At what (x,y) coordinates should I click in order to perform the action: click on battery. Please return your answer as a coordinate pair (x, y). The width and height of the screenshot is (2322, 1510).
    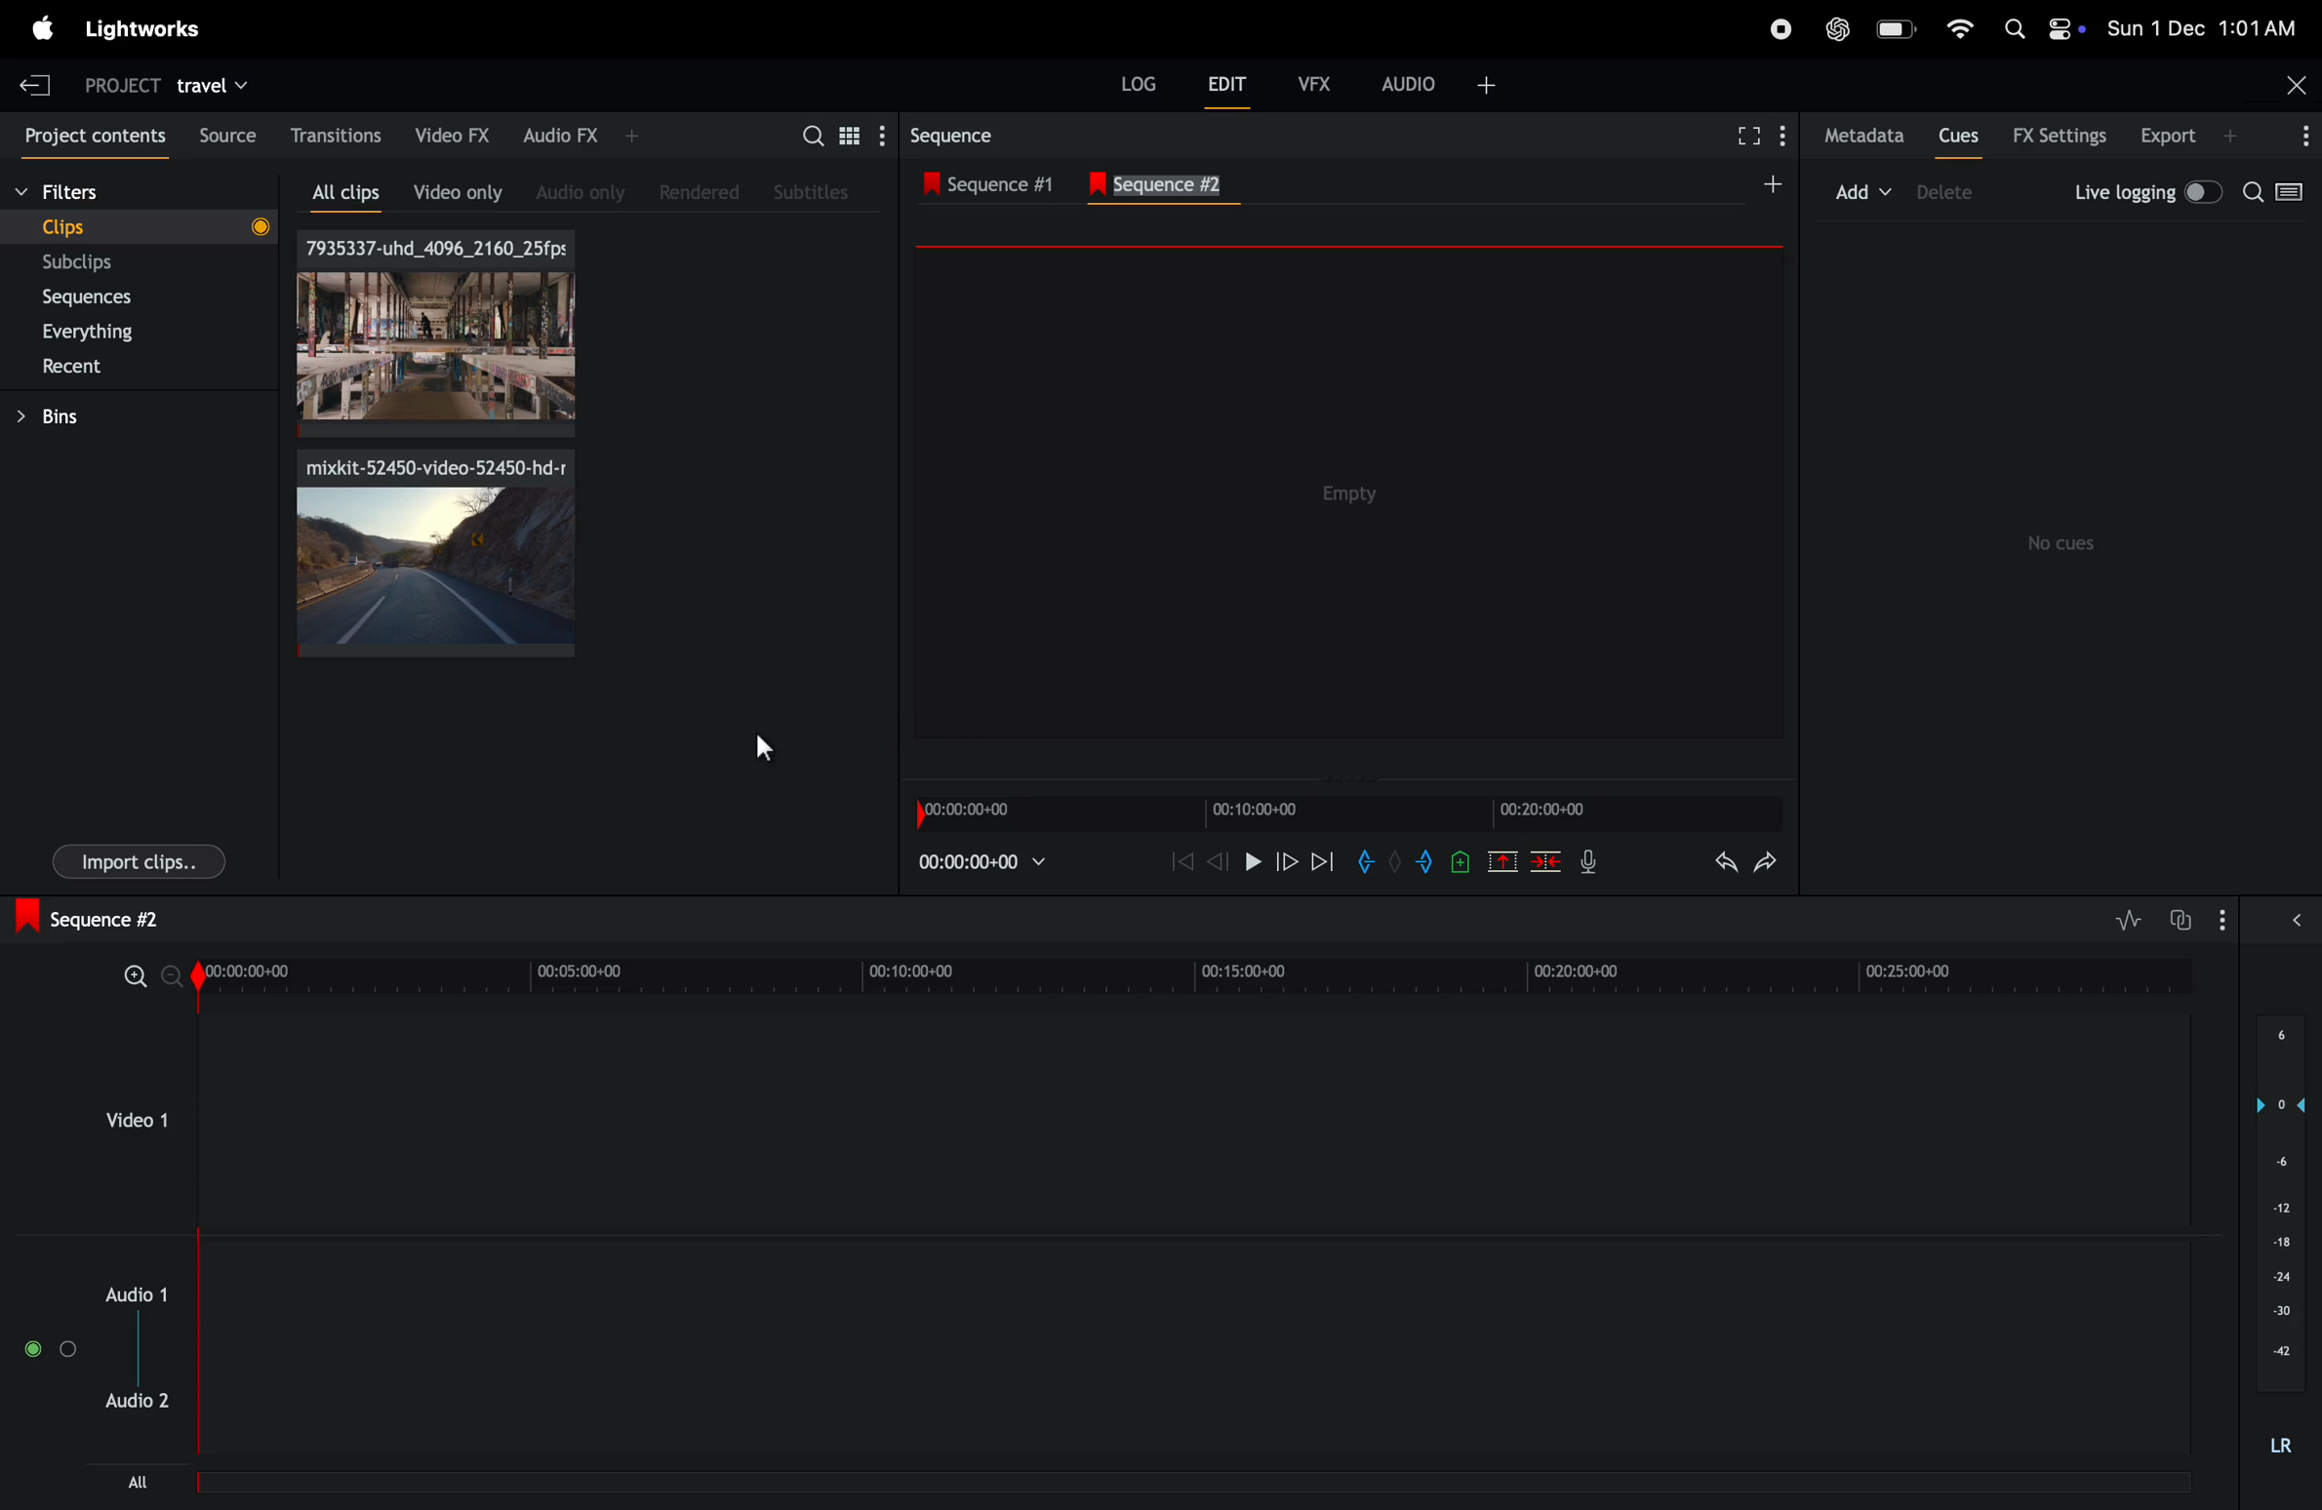
    Looking at the image, I should click on (1896, 28).